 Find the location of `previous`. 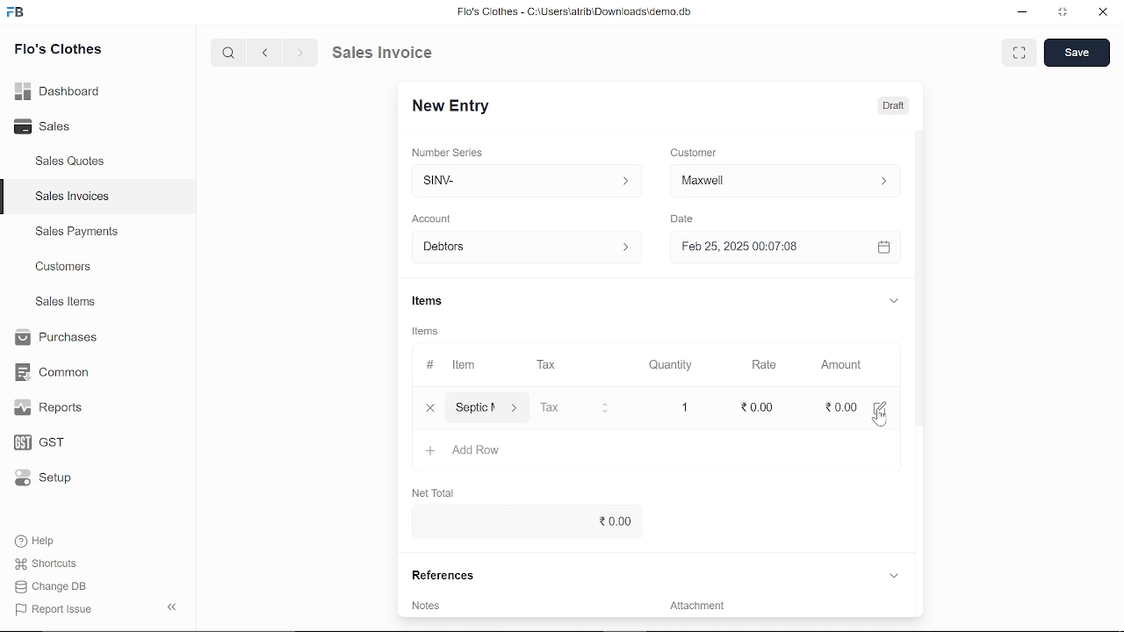

previous is located at coordinates (266, 53).